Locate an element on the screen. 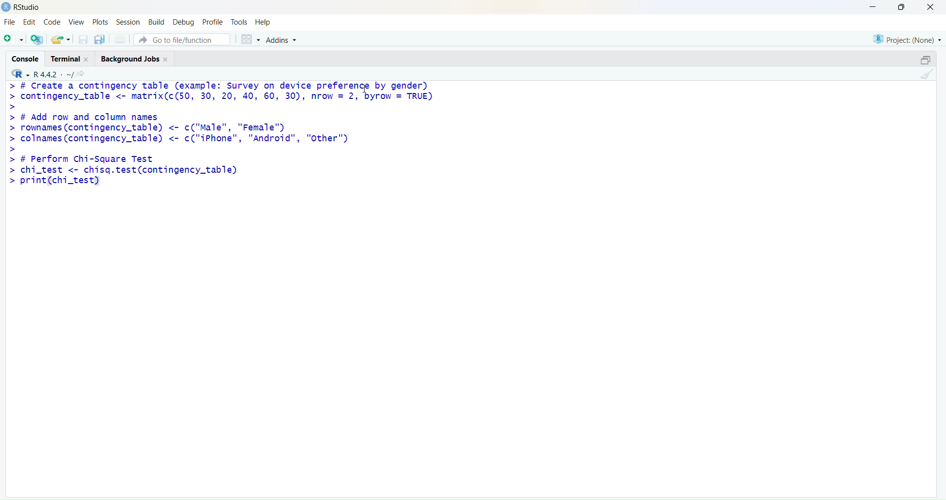 This screenshot has width=946, height=500. Build is located at coordinates (156, 22).